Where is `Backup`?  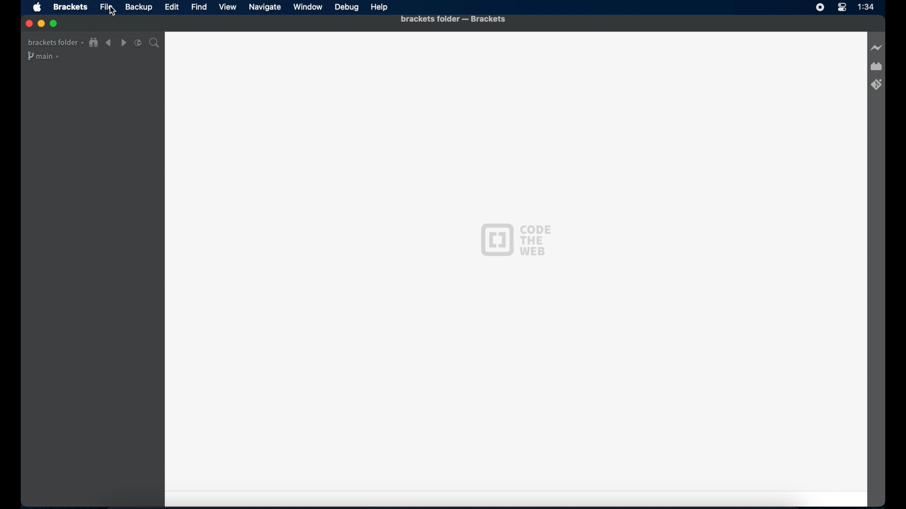 Backup is located at coordinates (138, 7).